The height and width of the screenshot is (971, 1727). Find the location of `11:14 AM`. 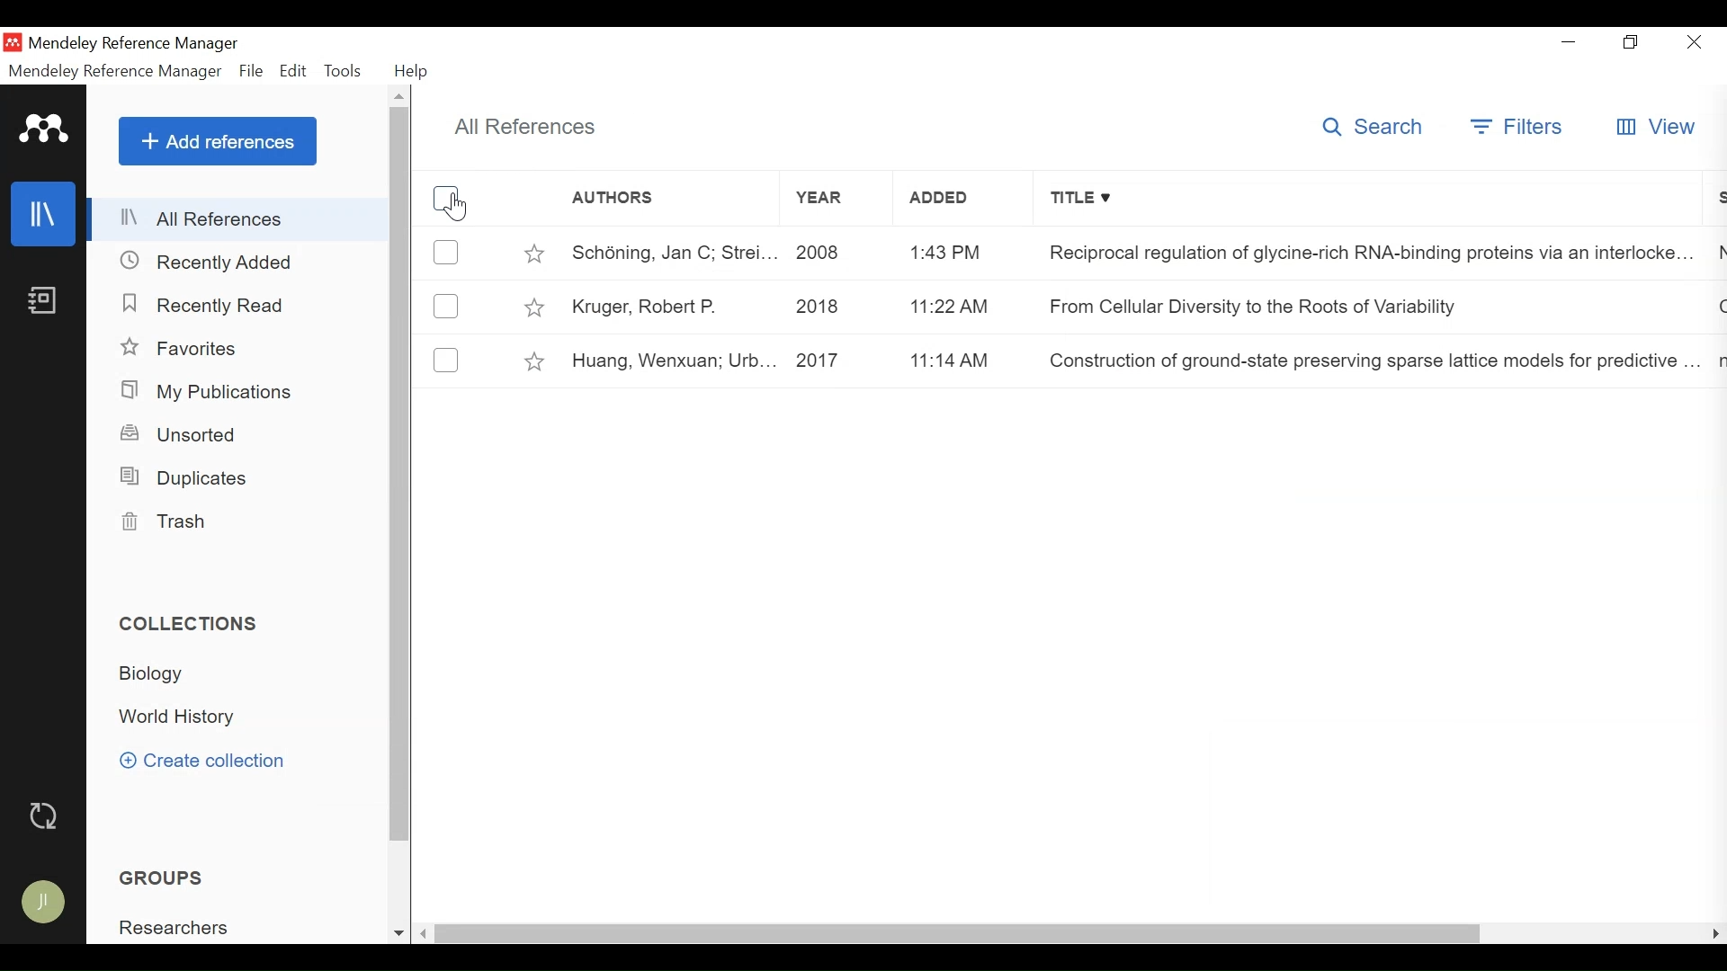

11:14 AM is located at coordinates (953, 360).